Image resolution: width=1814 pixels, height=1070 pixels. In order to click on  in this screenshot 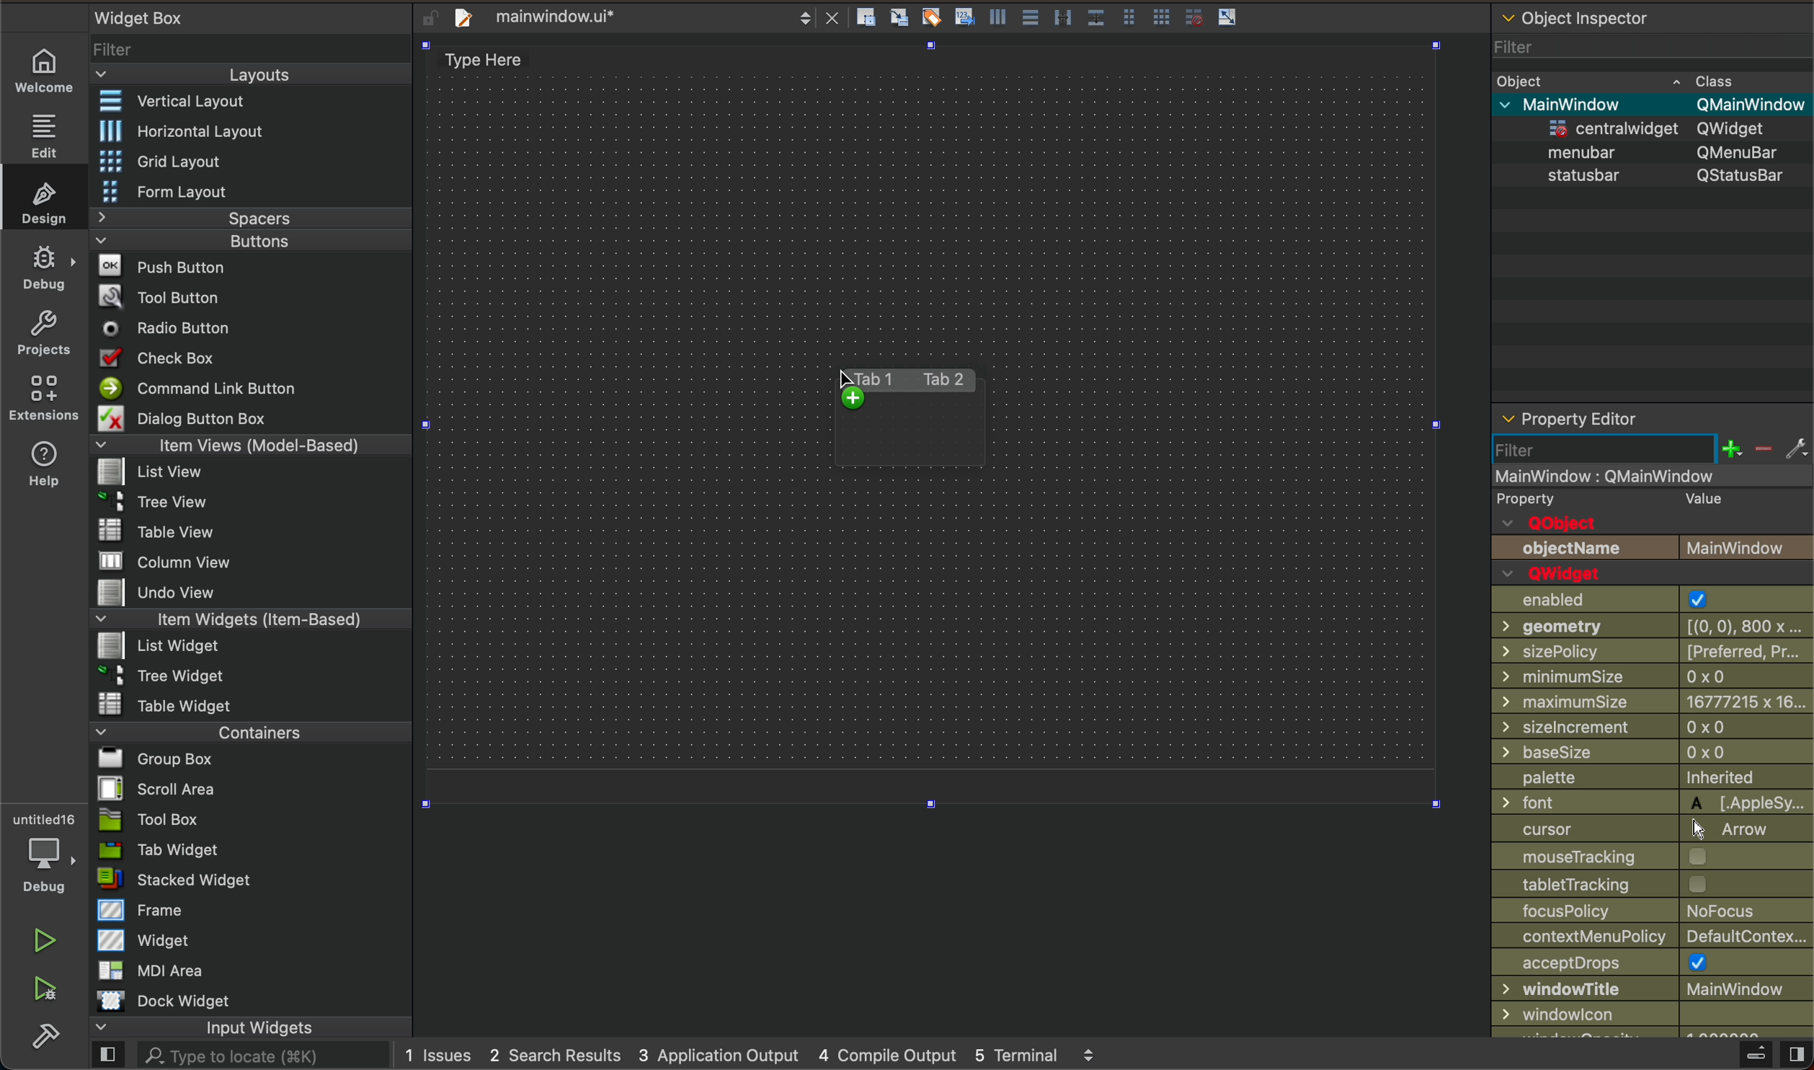, I will do `click(1653, 703)`.